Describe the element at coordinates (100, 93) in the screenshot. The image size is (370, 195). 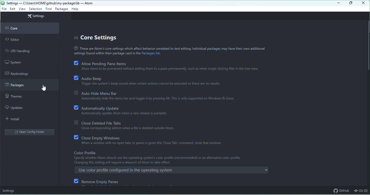
I see `auto hide menu bar` at that location.